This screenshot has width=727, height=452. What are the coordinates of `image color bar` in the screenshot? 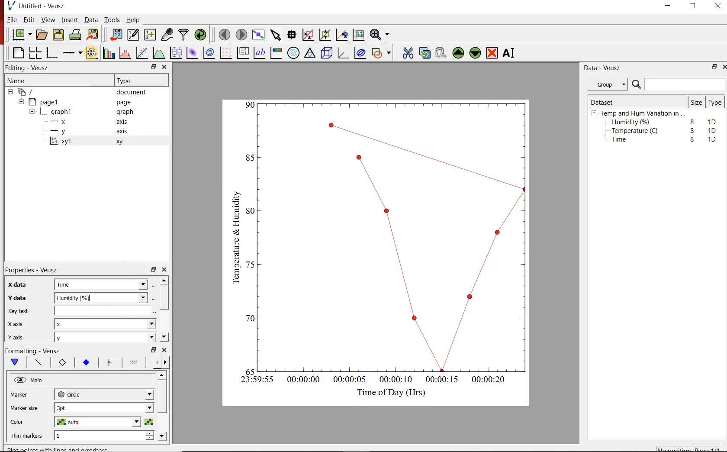 It's located at (278, 53).